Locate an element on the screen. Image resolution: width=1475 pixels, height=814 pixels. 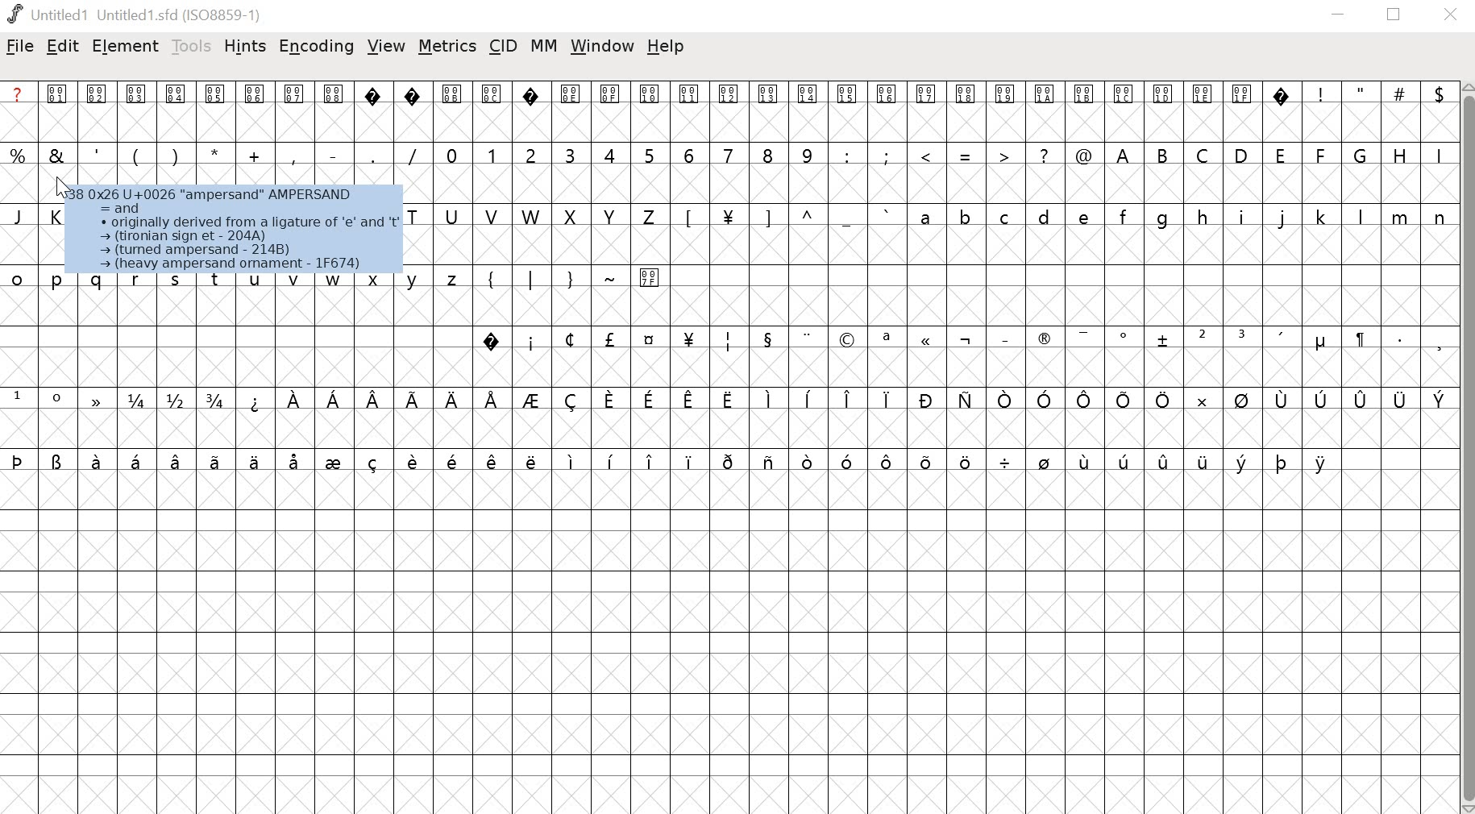
000C is located at coordinates (492, 110).